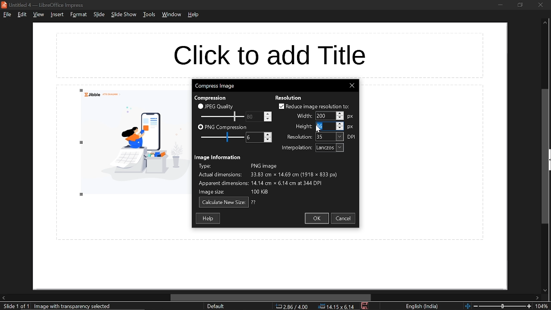  What do you see at coordinates (352, 137) in the screenshot?
I see `resolution unit: DPI` at bounding box center [352, 137].